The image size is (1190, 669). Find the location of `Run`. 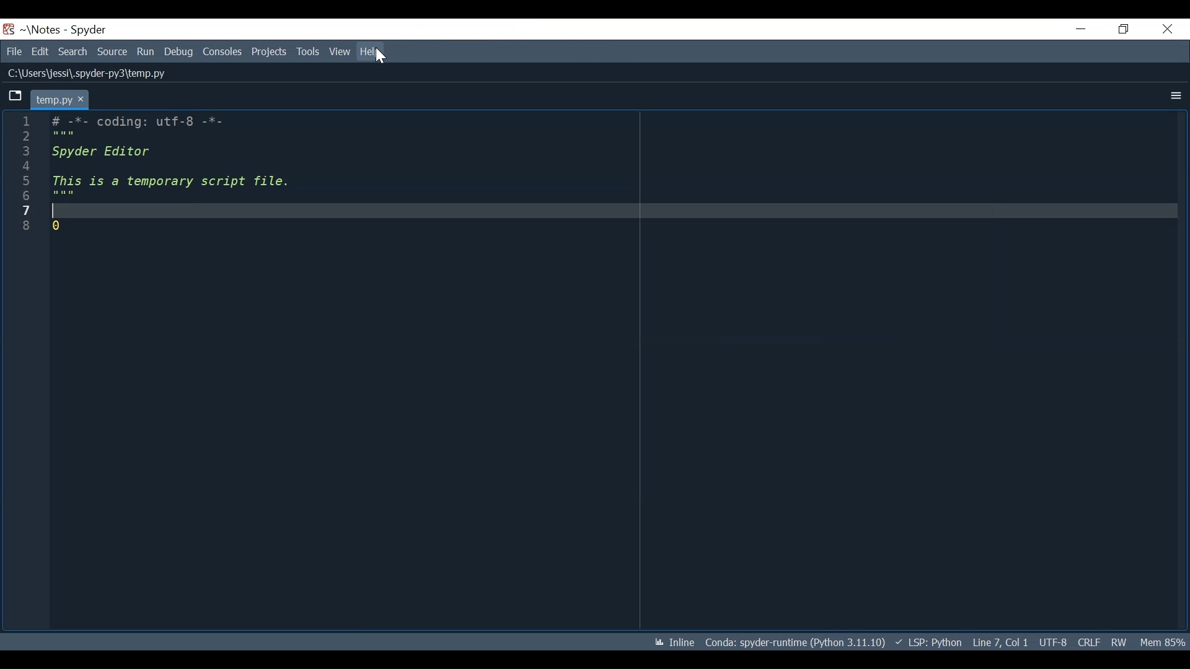

Run is located at coordinates (146, 52).